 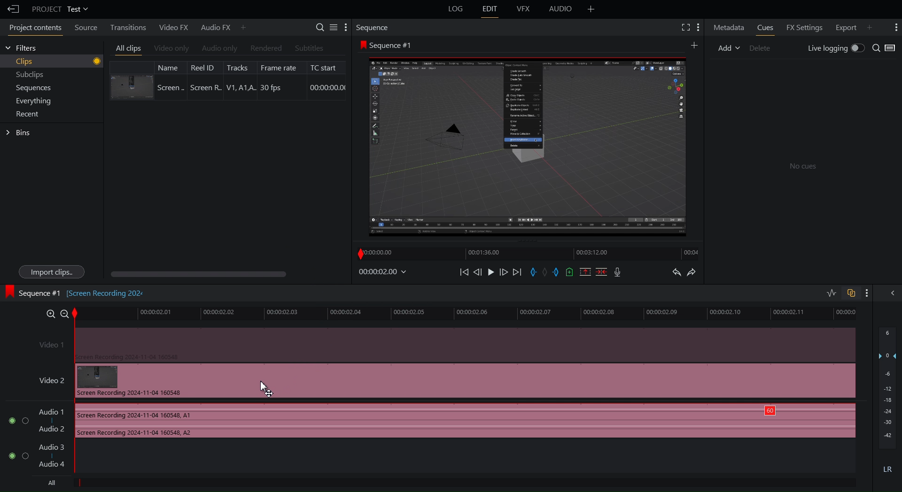 What do you see at coordinates (129, 49) in the screenshot?
I see `All clips` at bounding box center [129, 49].